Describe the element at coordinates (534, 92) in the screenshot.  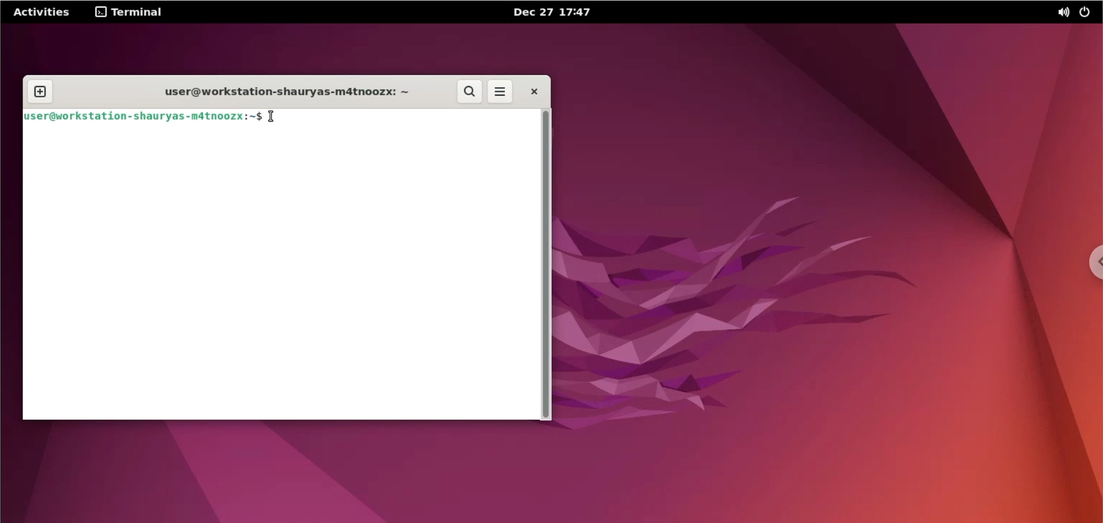
I see `close` at that location.